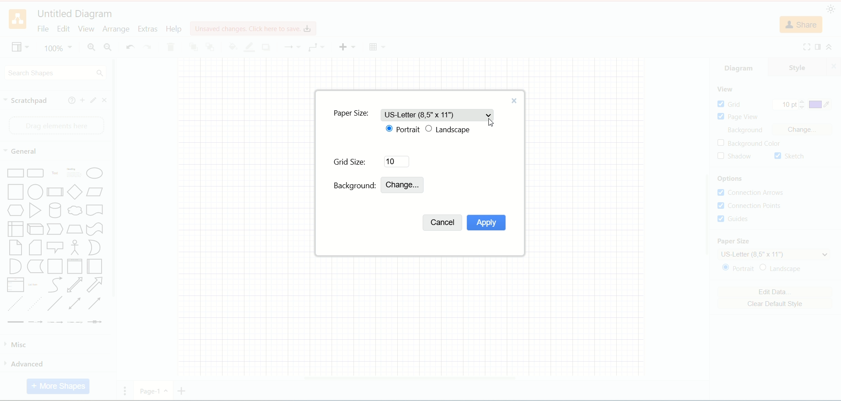 The height and width of the screenshot is (401, 841). What do you see at coordinates (86, 29) in the screenshot?
I see `view` at bounding box center [86, 29].